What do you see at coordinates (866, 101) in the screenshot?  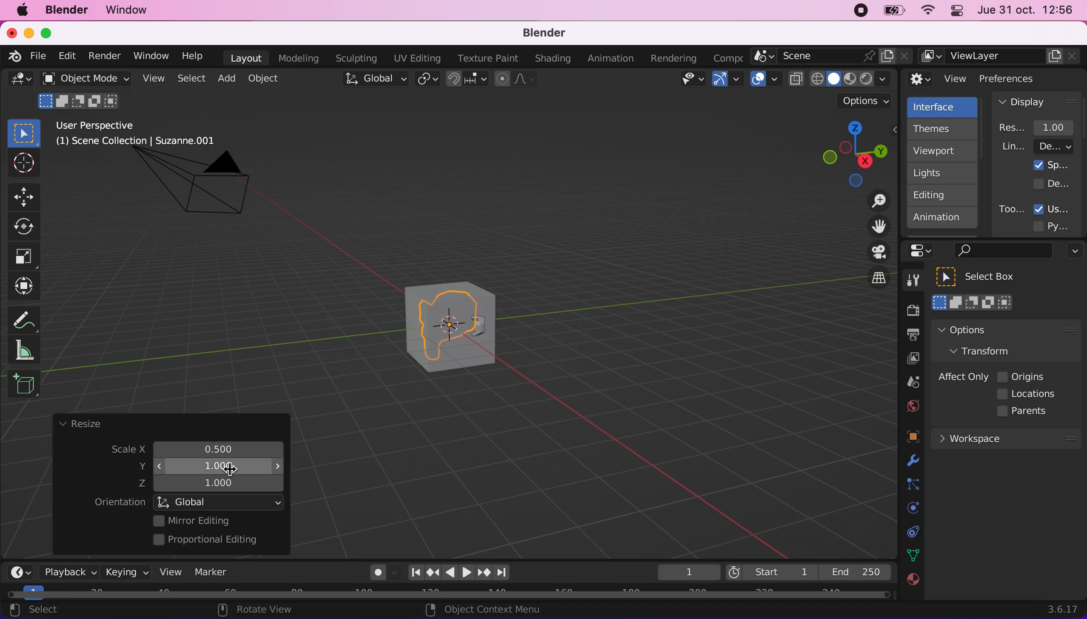 I see `options` at bounding box center [866, 101].